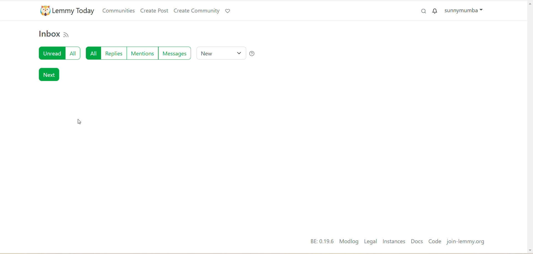 Image resolution: width=533 pixels, height=254 pixels. What do you see at coordinates (154, 11) in the screenshot?
I see `create post` at bounding box center [154, 11].